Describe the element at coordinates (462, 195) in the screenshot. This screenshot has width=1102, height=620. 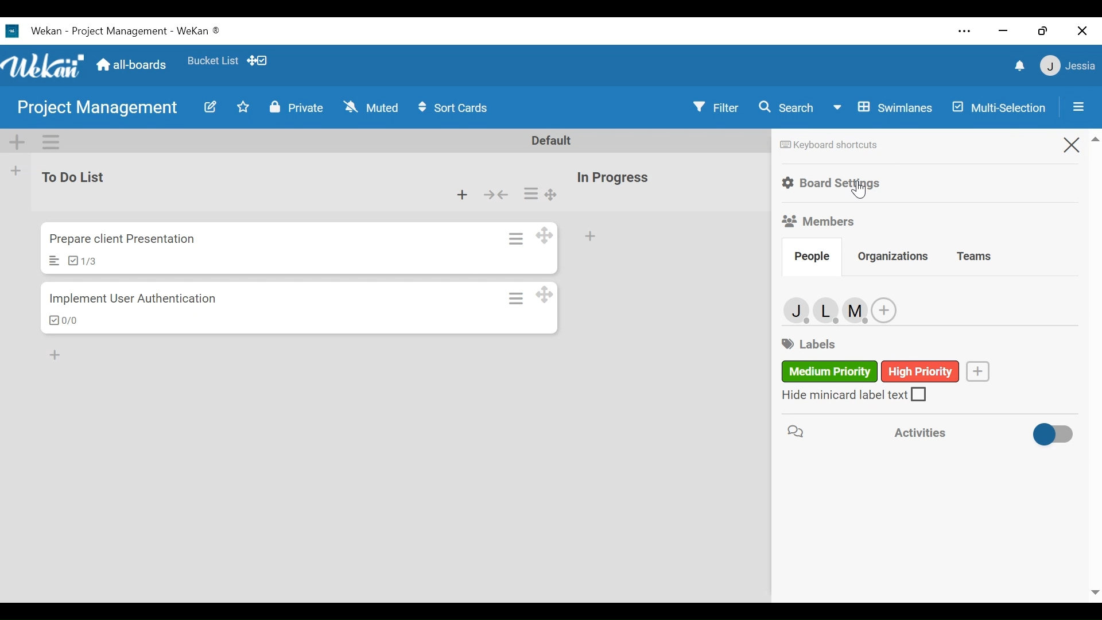
I see `Add card to bottom of the list` at that location.